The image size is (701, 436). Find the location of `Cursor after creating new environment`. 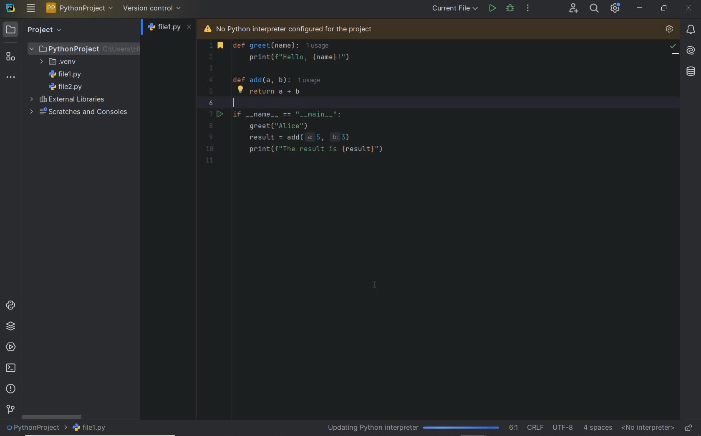

Cursor after creating new environment is located at coordinates (376, 285).